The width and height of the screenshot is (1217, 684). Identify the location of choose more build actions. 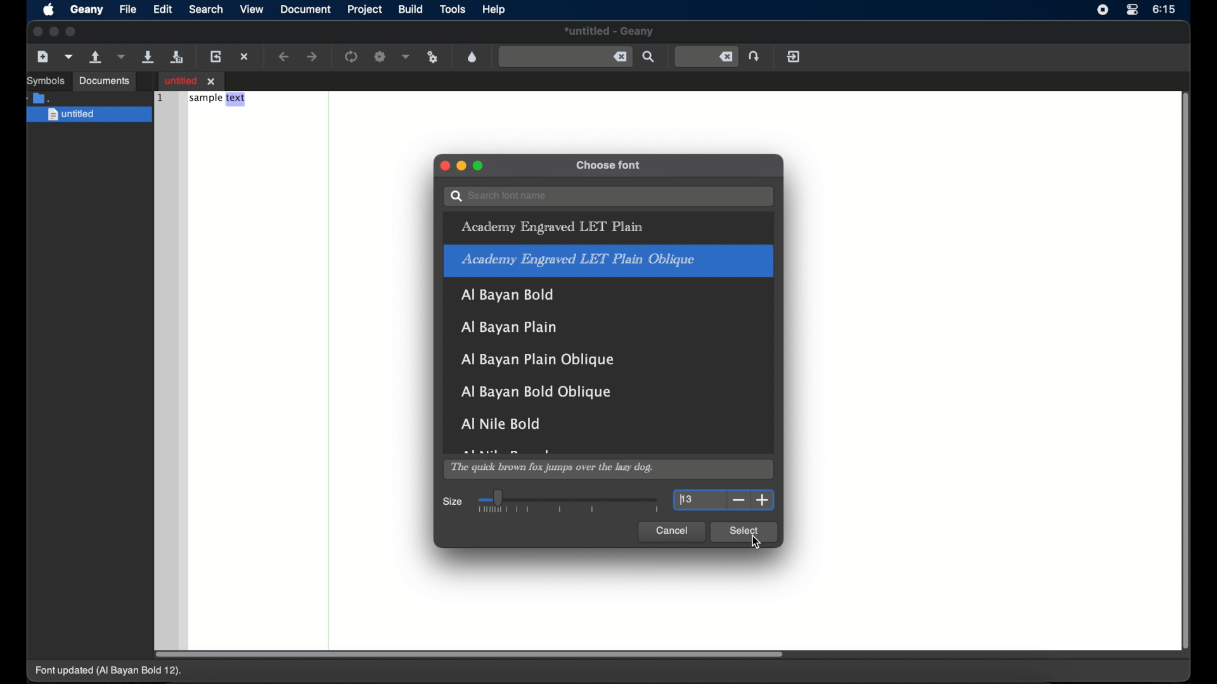
(406, 56).